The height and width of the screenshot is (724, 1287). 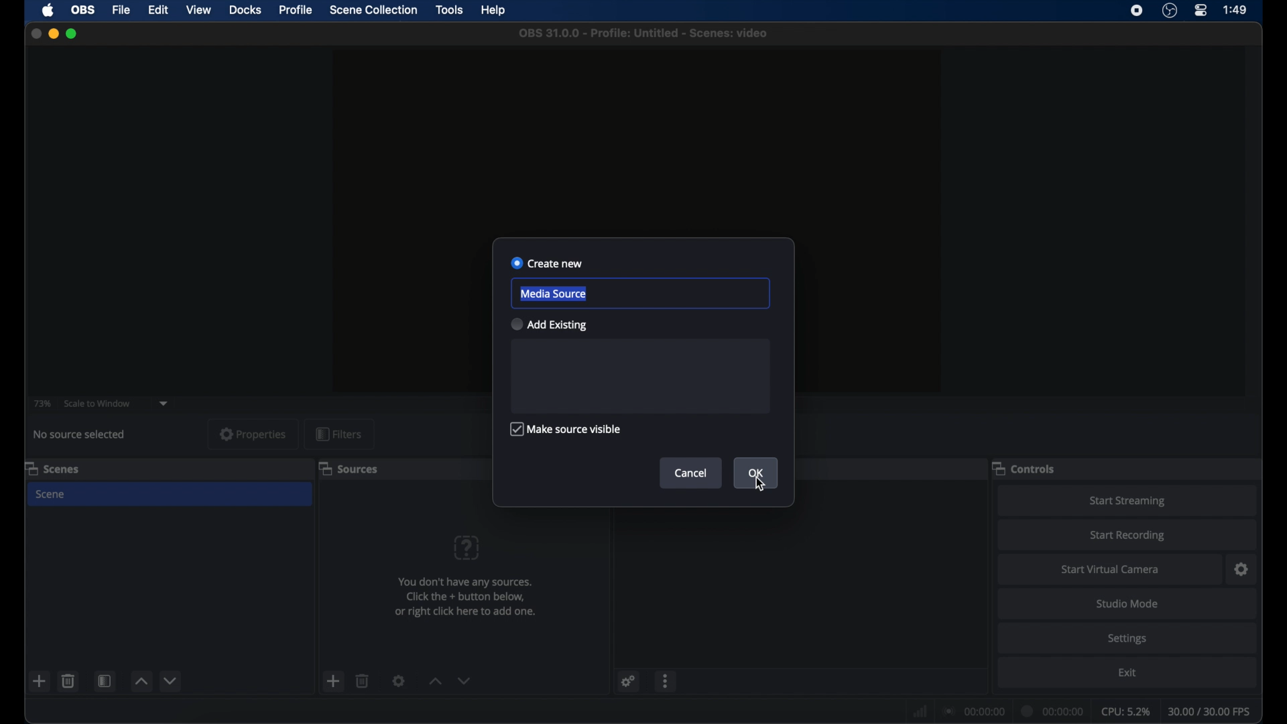 I want to click on add existing, so click(x=548, y=324).